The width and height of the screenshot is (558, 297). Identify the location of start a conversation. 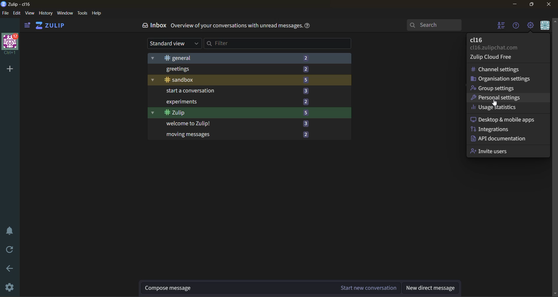
(231, 91).